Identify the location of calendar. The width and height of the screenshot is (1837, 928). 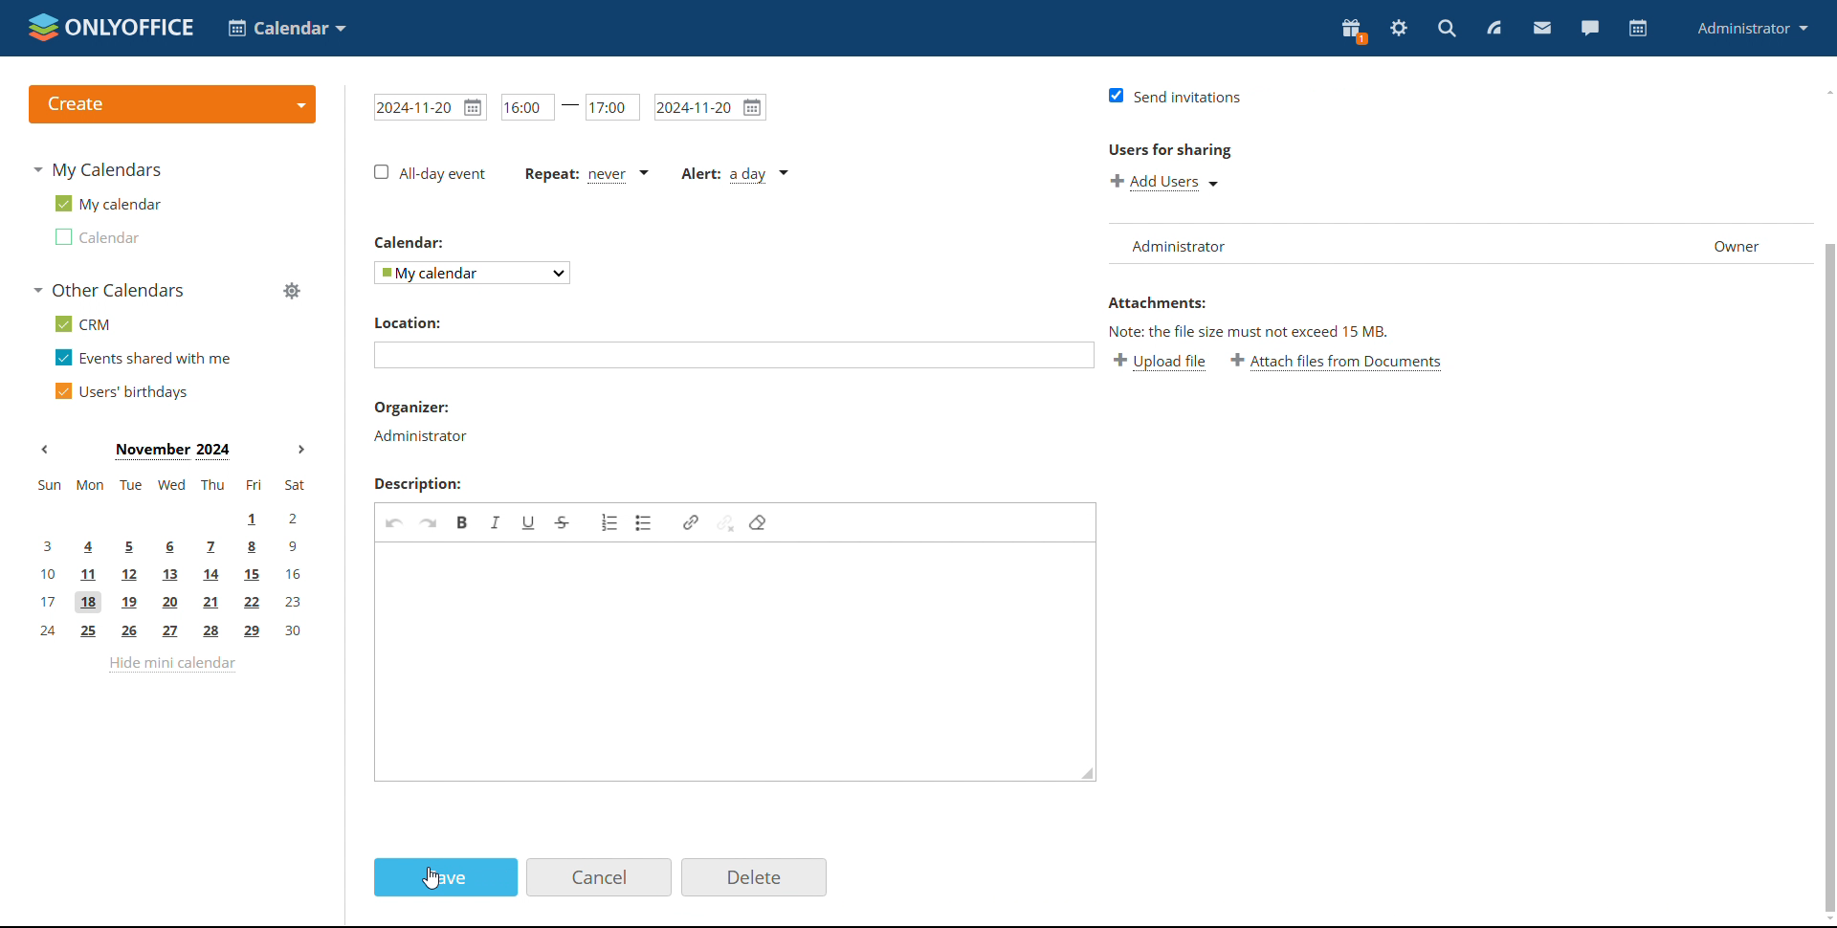
(1638, 29).